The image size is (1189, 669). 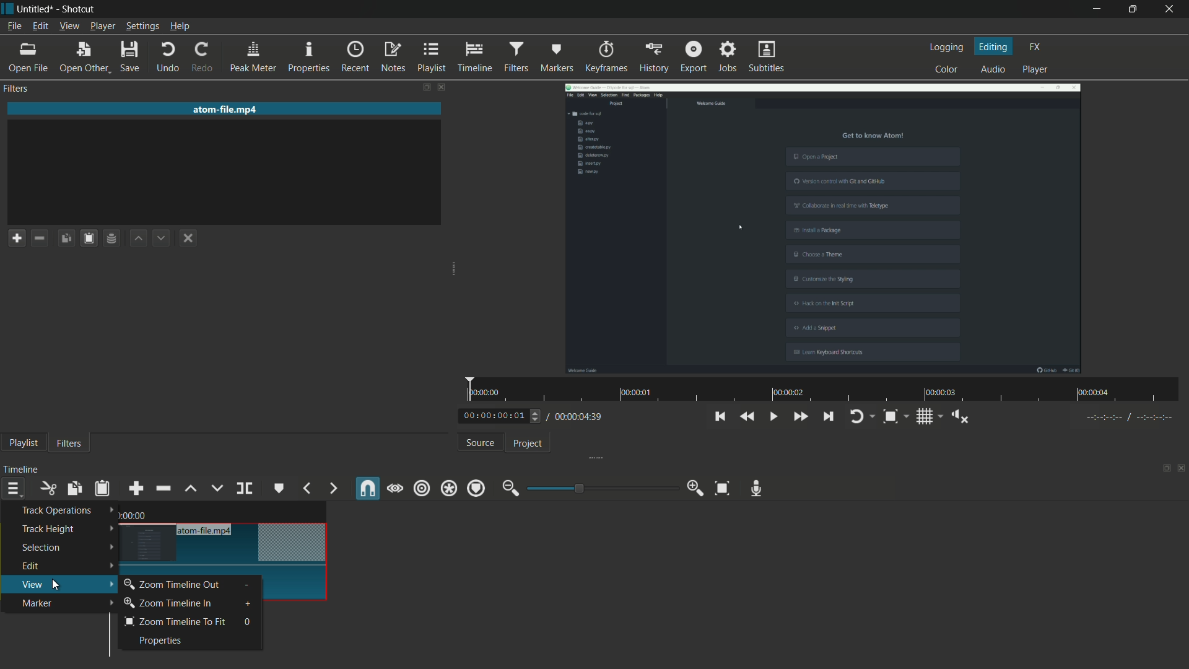 I want to click on marker, so click(x=65, y=603).